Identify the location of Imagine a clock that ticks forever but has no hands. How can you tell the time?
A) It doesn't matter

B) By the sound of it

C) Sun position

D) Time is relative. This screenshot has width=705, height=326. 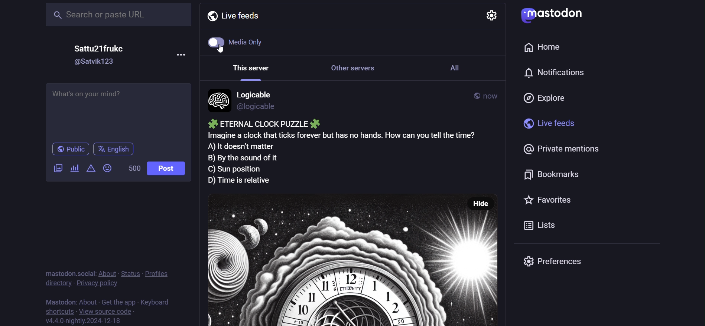
(354, 157).